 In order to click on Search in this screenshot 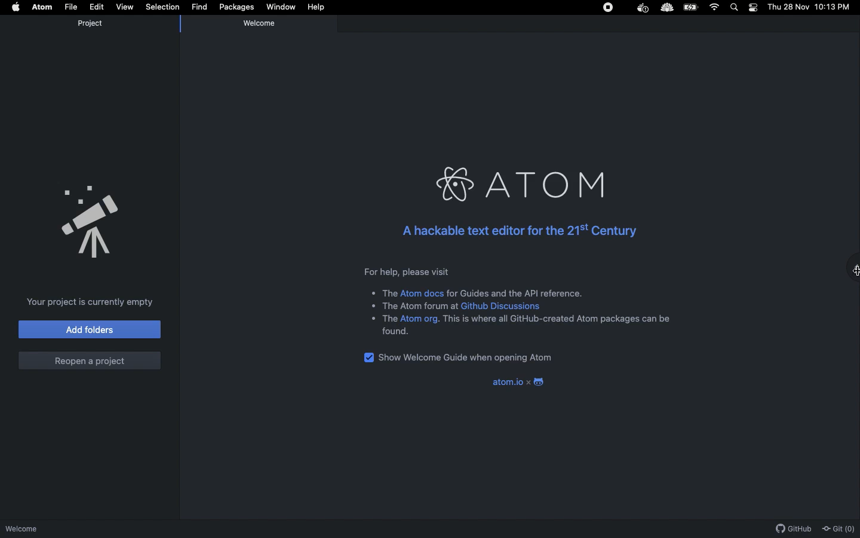, I will do `click(736, 8)`.